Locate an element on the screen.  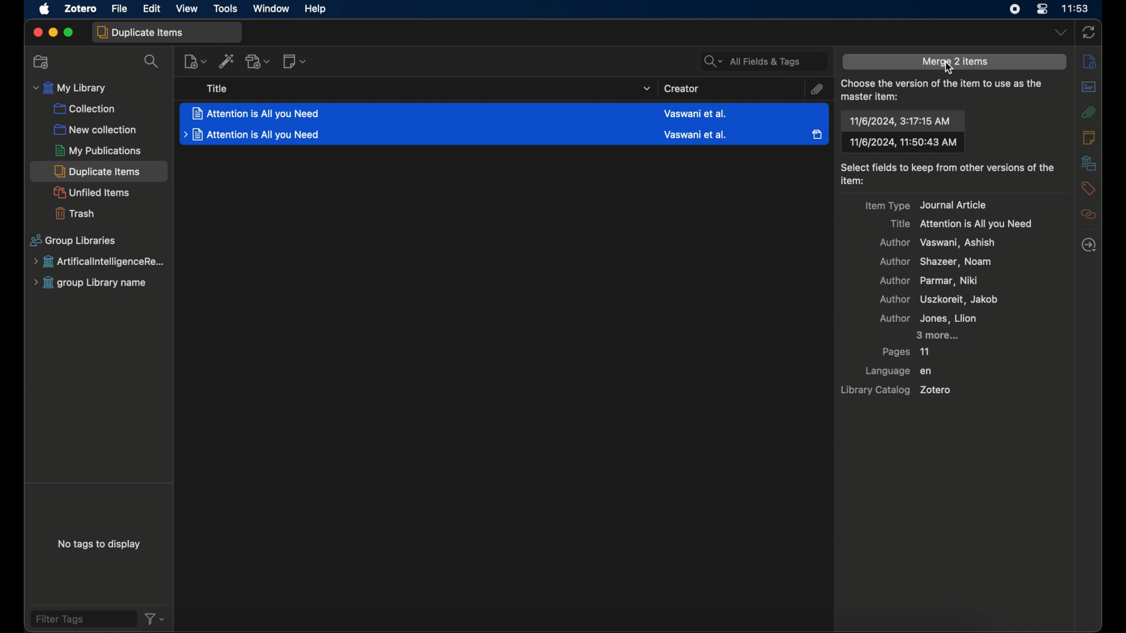
duplicate items tab is located at coordinates (167, 33).